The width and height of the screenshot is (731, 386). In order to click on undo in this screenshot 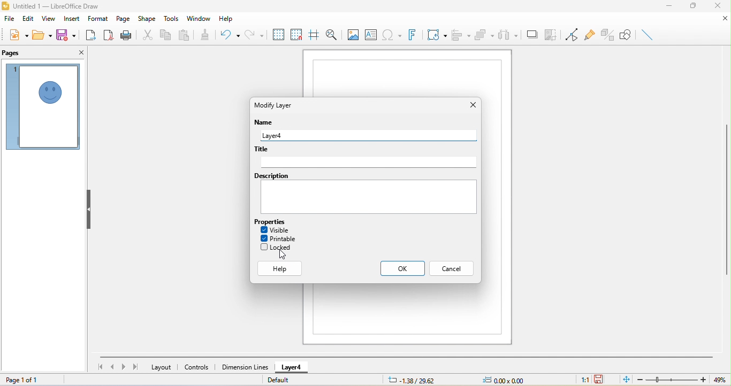, I will do `click(230, 36)`.